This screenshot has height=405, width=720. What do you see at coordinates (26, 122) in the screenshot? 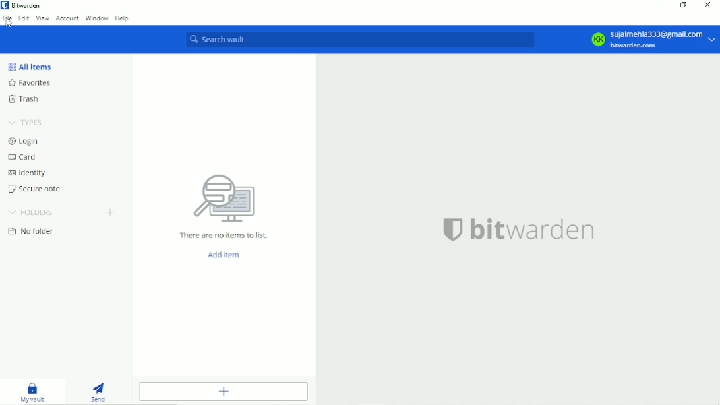
I see `Types` at bounding box center [26, 122].